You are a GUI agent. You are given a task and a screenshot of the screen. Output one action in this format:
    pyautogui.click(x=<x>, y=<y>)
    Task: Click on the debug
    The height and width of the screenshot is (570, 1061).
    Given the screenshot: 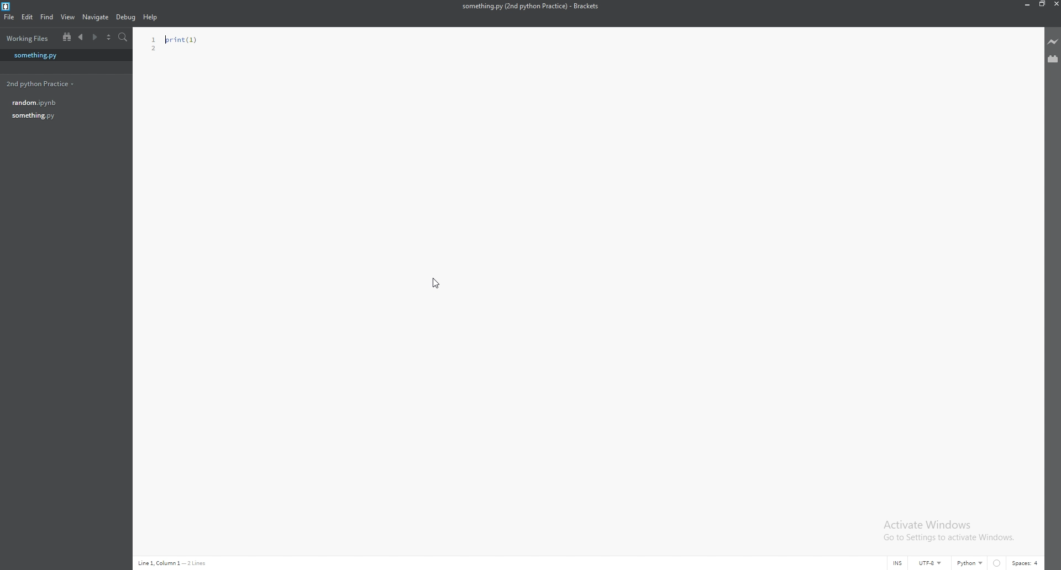 What is the action you would take?
    pyautogui.click(x=127, y=17)
    